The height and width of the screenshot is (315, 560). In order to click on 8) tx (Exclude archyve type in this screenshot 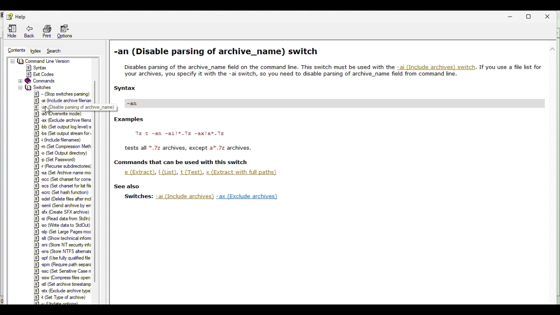, I will do `click(61, 290)`.